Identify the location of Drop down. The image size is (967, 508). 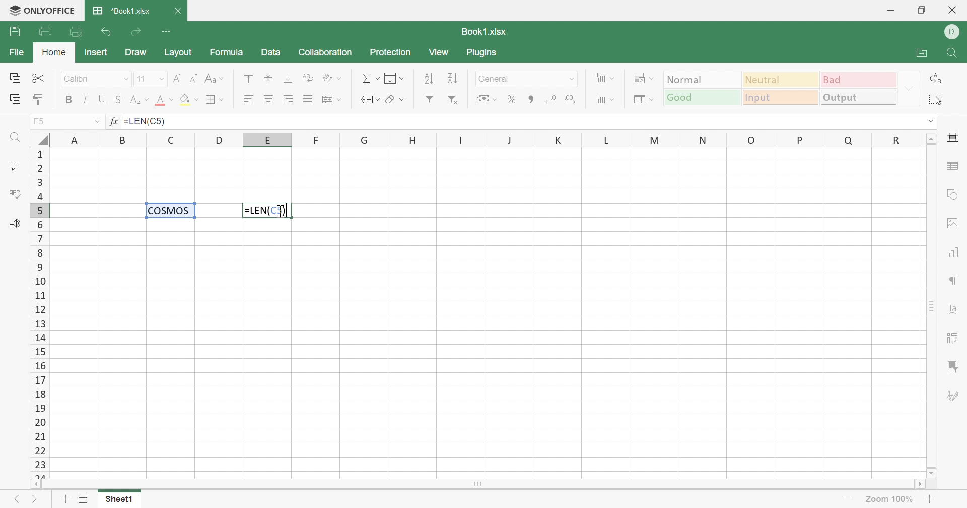
(126, 80).